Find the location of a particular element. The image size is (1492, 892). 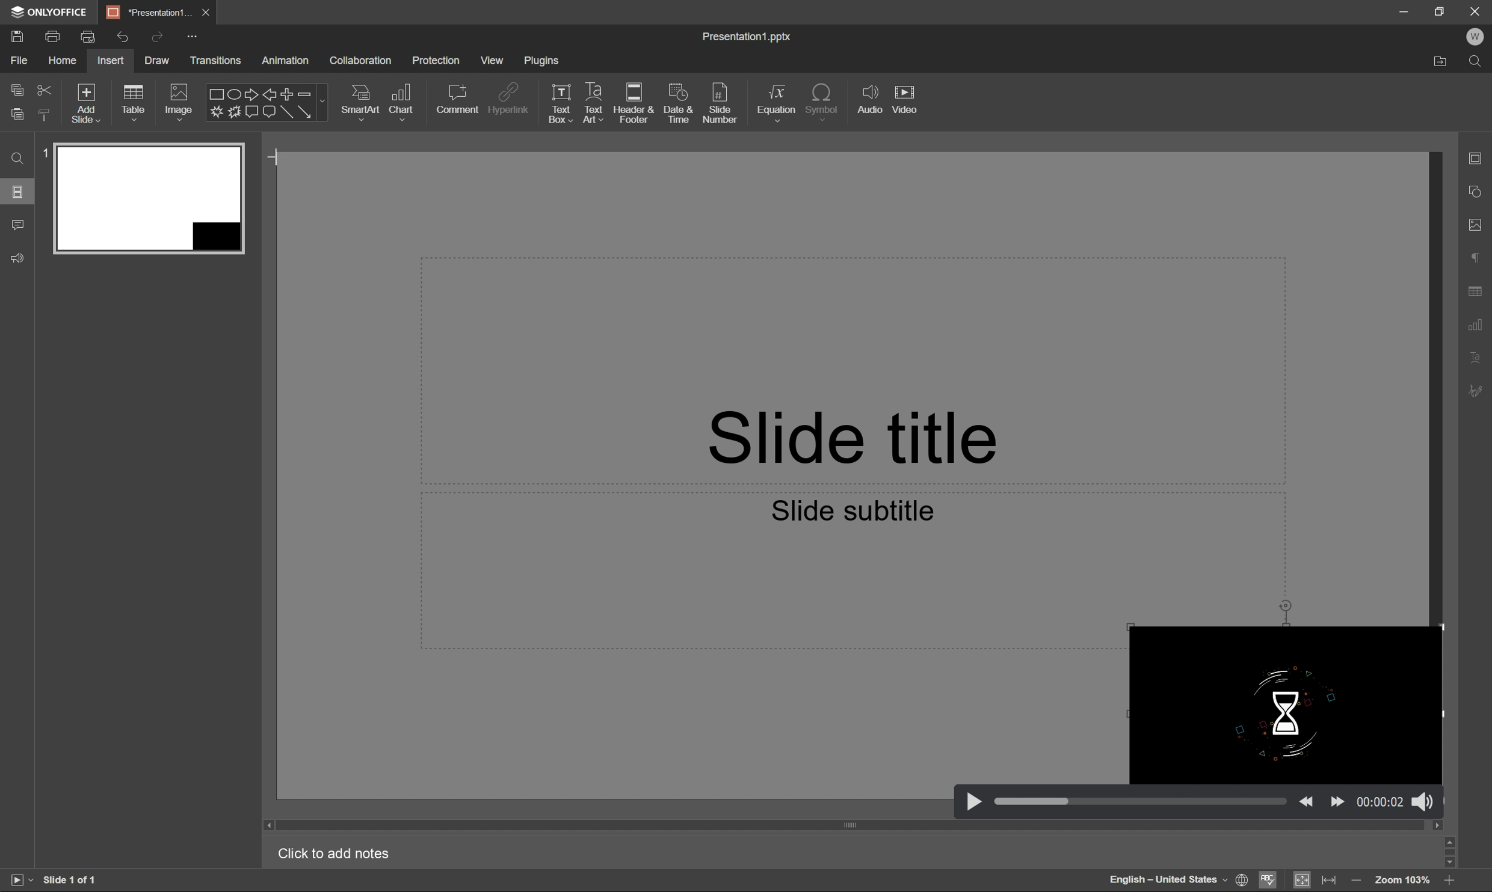

Feedback & support is located at coordinates (20, 257).